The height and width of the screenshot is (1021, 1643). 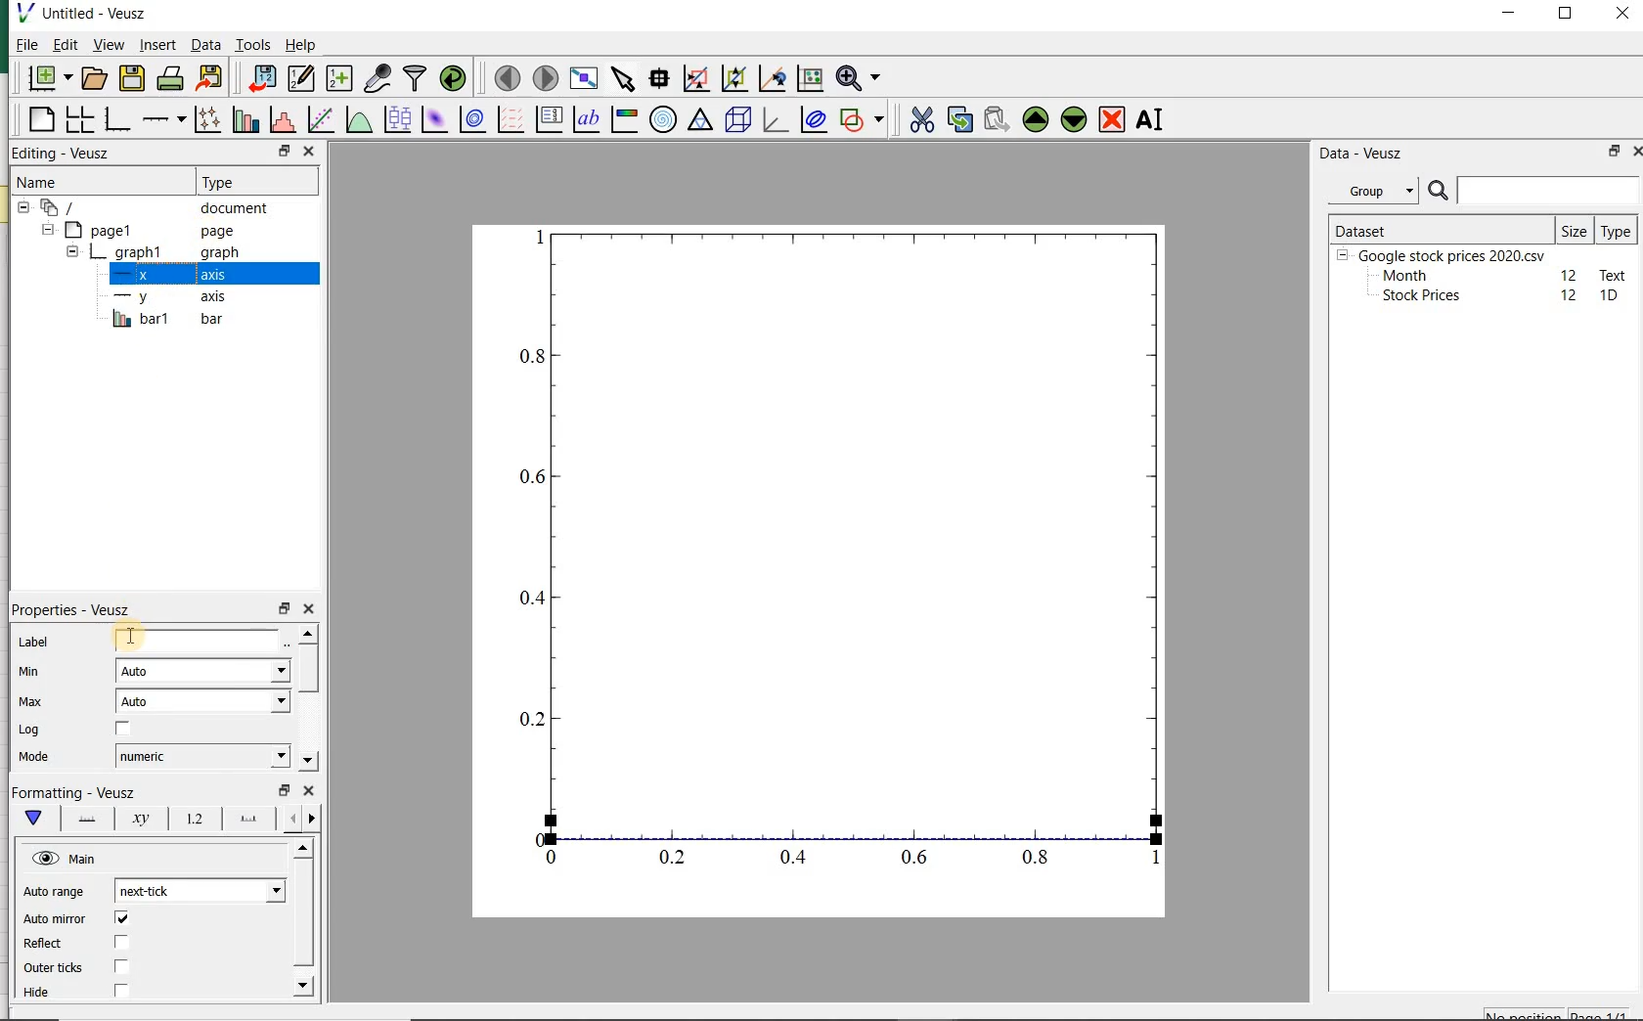 I want to click on cursor, so click(x=156, y=58).